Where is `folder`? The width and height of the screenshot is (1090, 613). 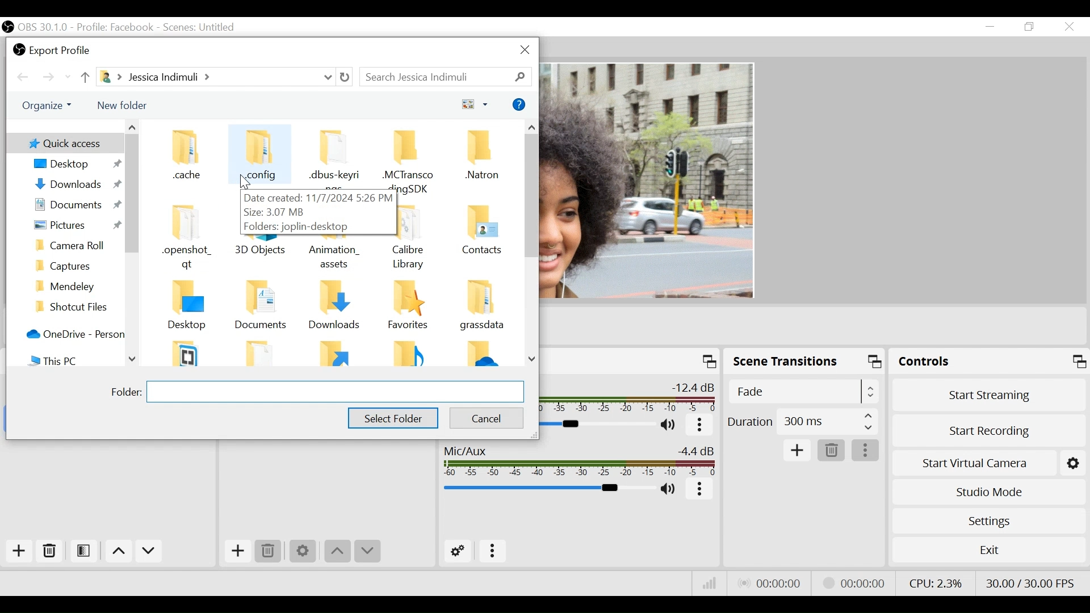 folder is located at coordinates (123, 391).